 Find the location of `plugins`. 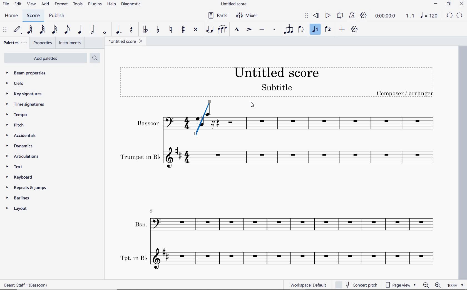

plugins is located at coordinates (96, 4).